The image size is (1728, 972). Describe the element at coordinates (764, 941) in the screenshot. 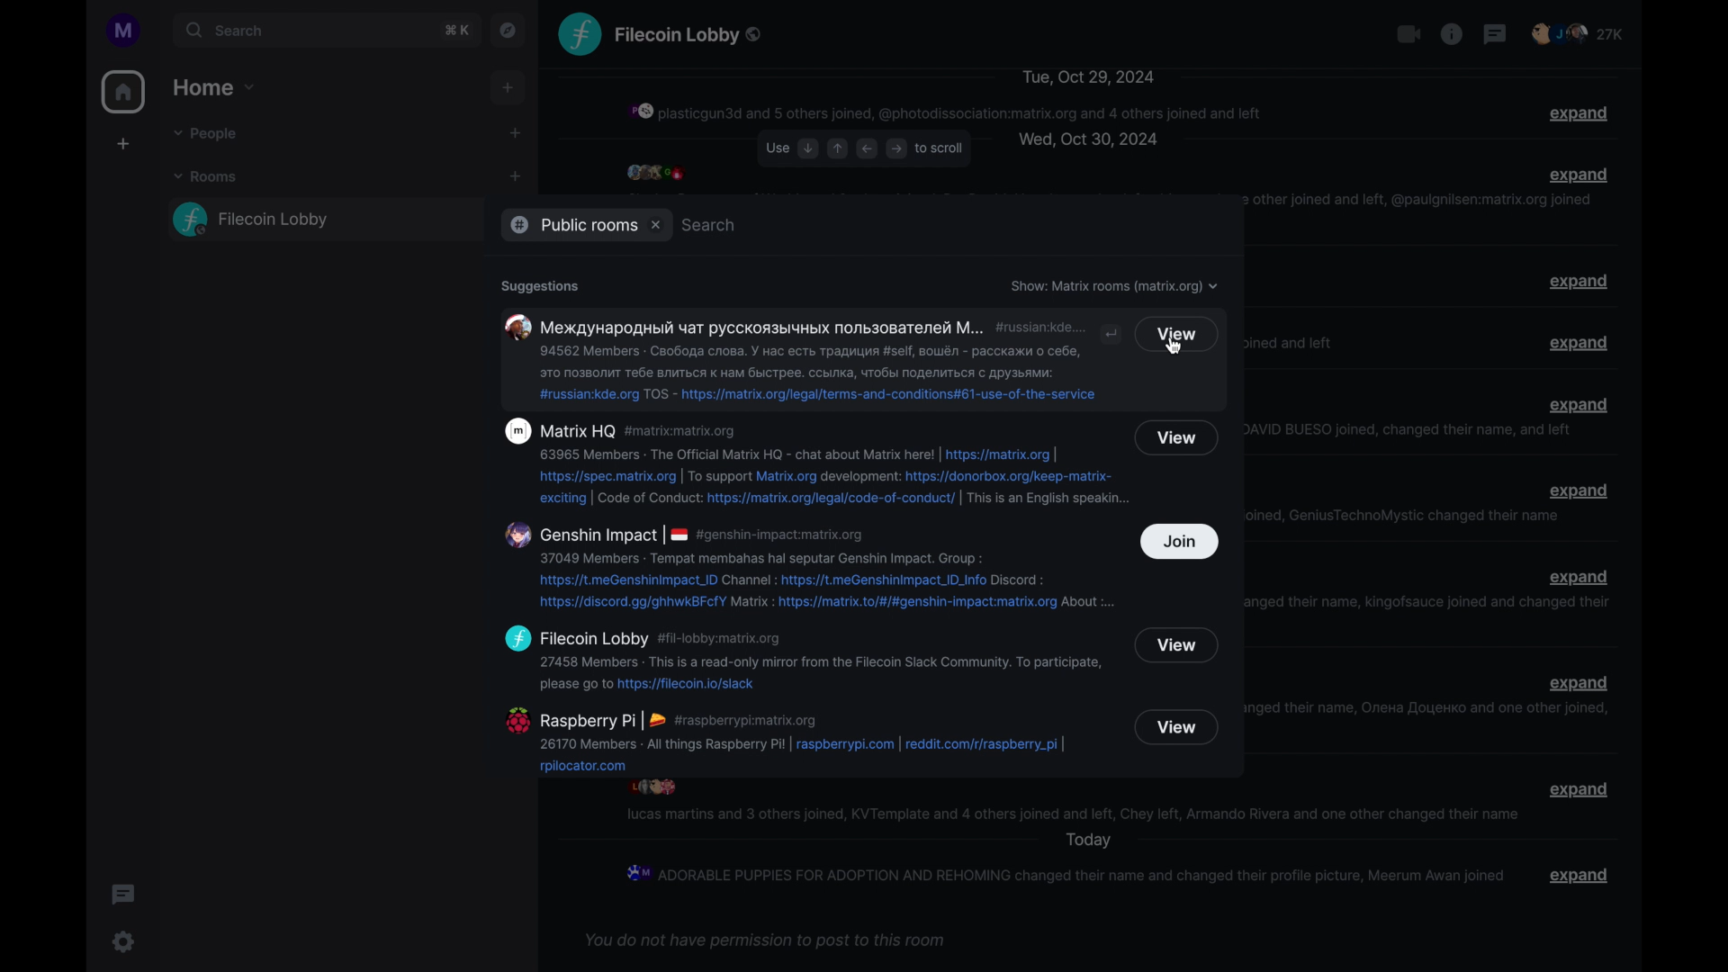

I see `you do not have permission to post to this room` at that location.